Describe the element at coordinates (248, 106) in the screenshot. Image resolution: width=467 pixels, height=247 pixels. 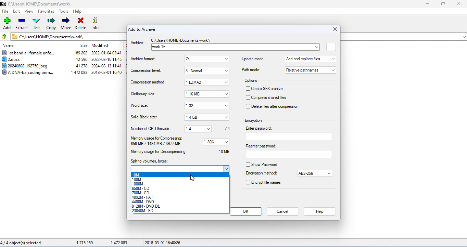
I see `checkbox` at that location.